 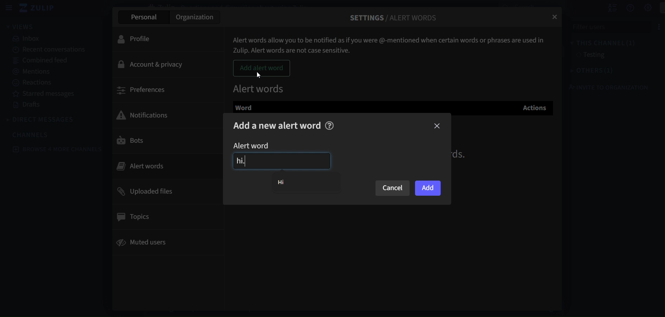 What do you see at coordinates (437, 126) in the screenshot?
I see `close` at bounding box center [437, 126].